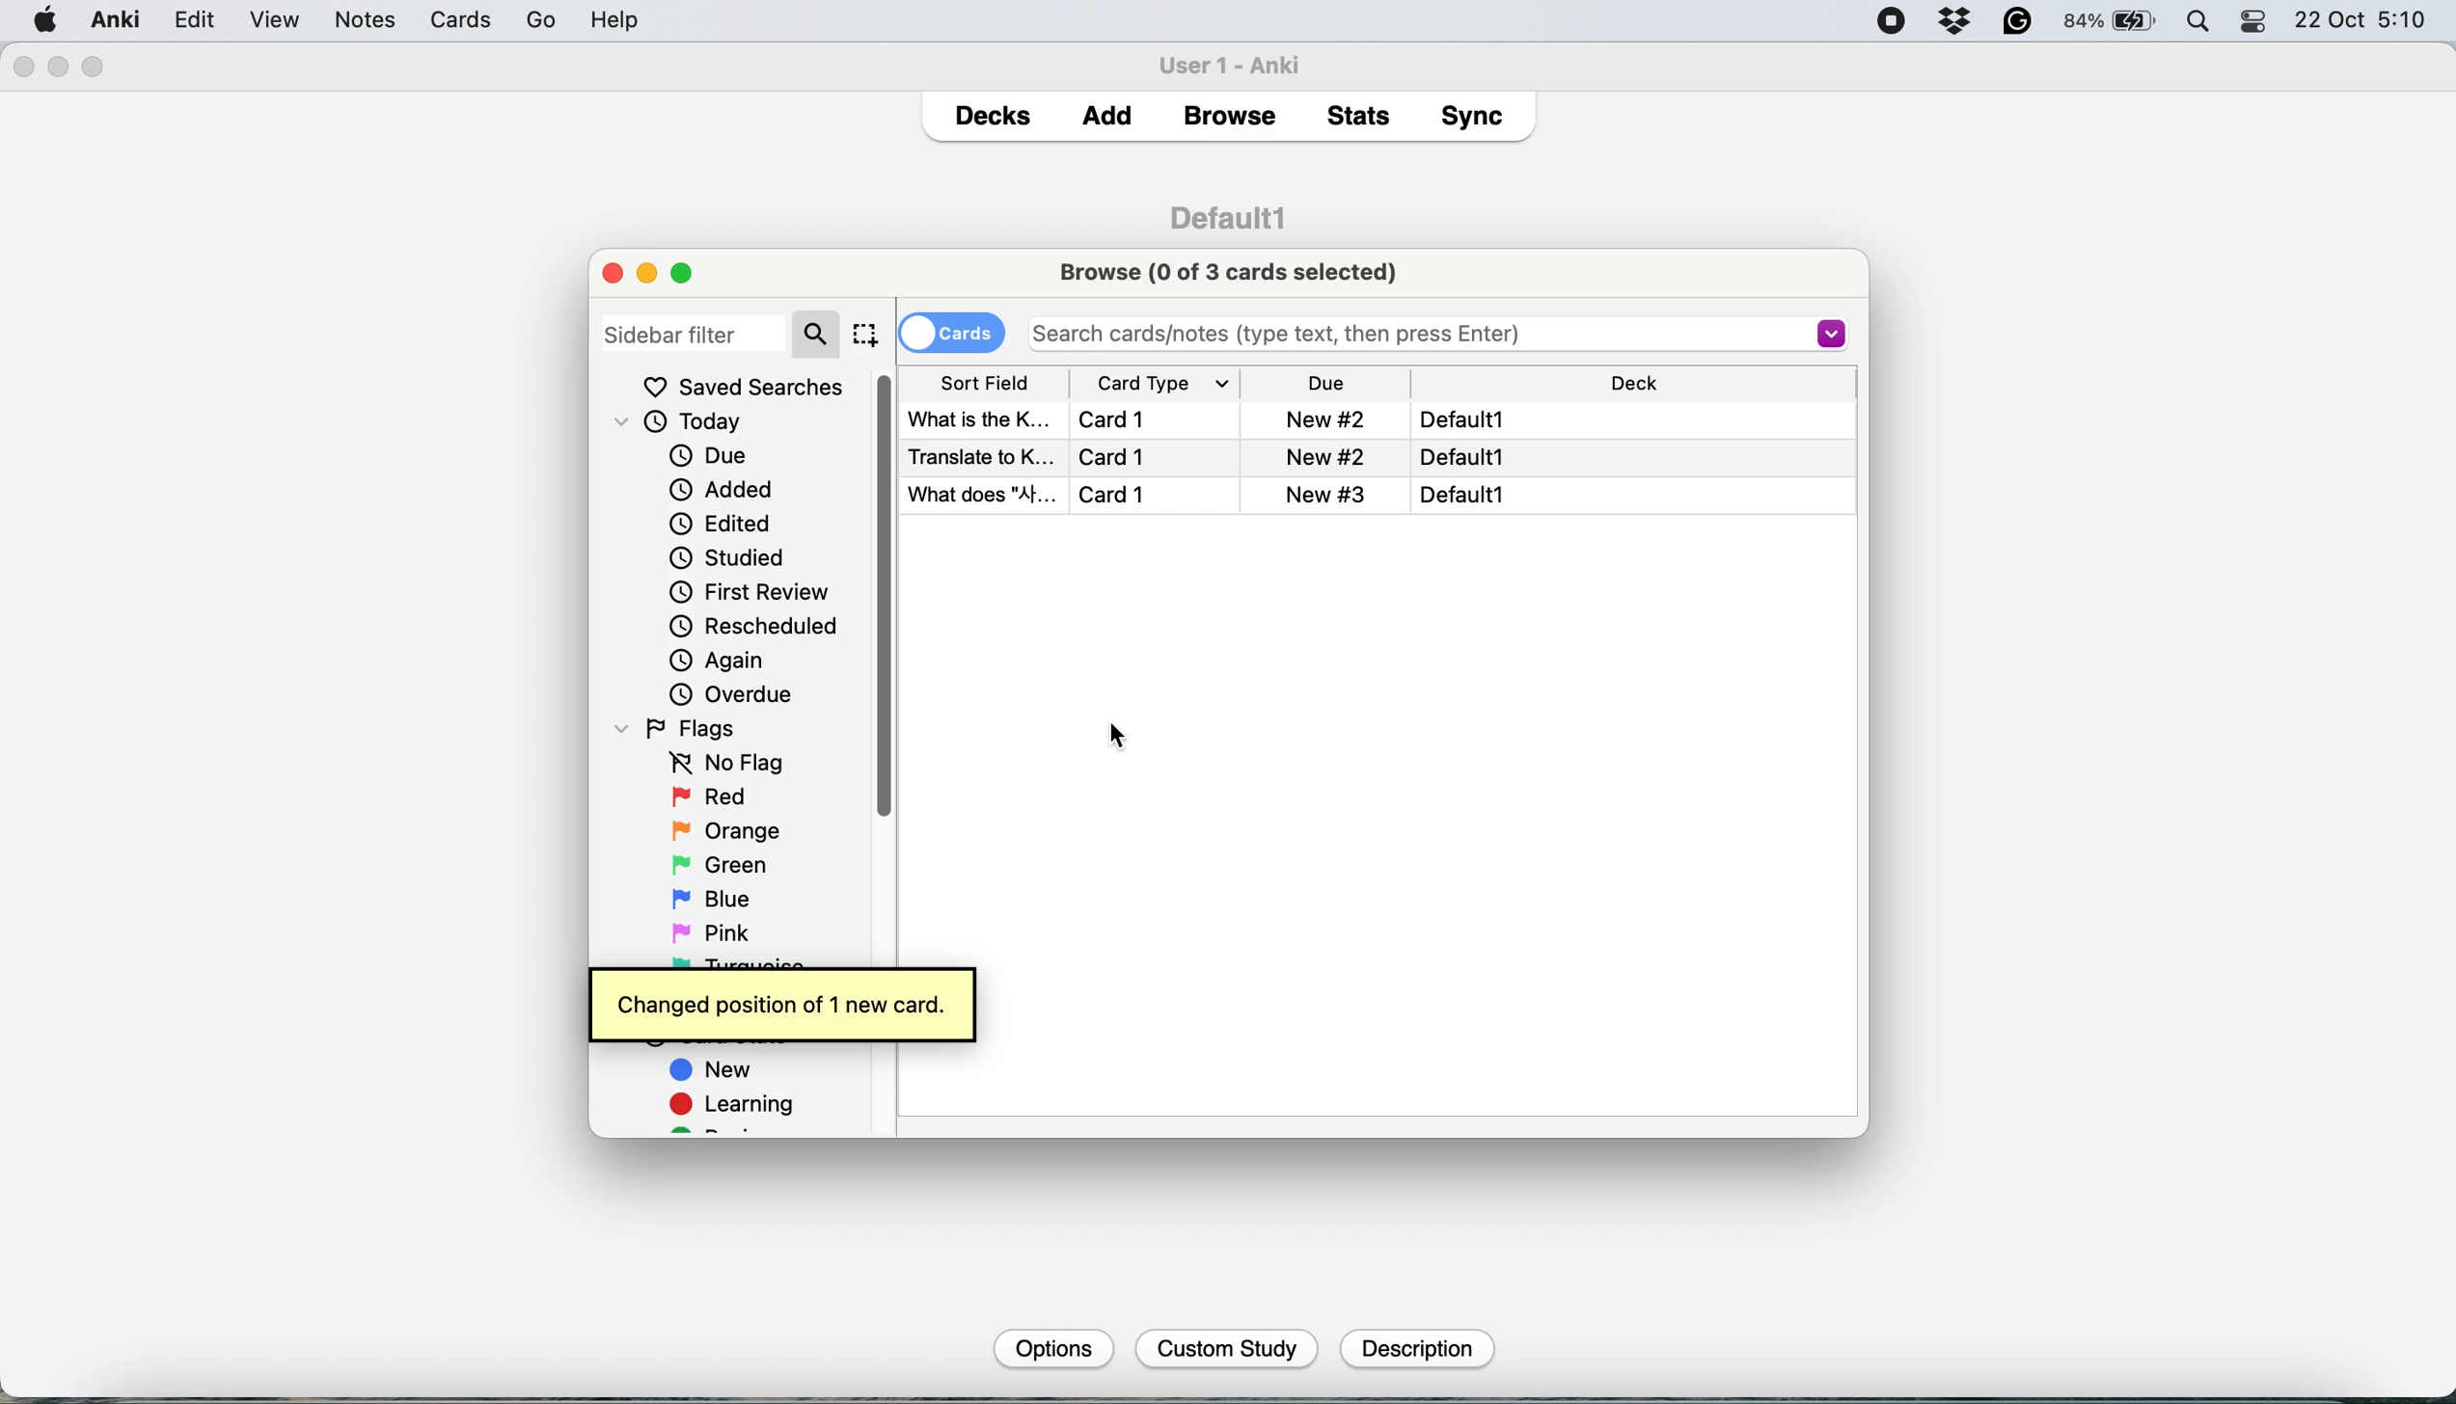 This screenshot has width=2456, height=1404. Describe the element at coordinates (978, 417) in the screenshot. I see `What is the K...` at that location.